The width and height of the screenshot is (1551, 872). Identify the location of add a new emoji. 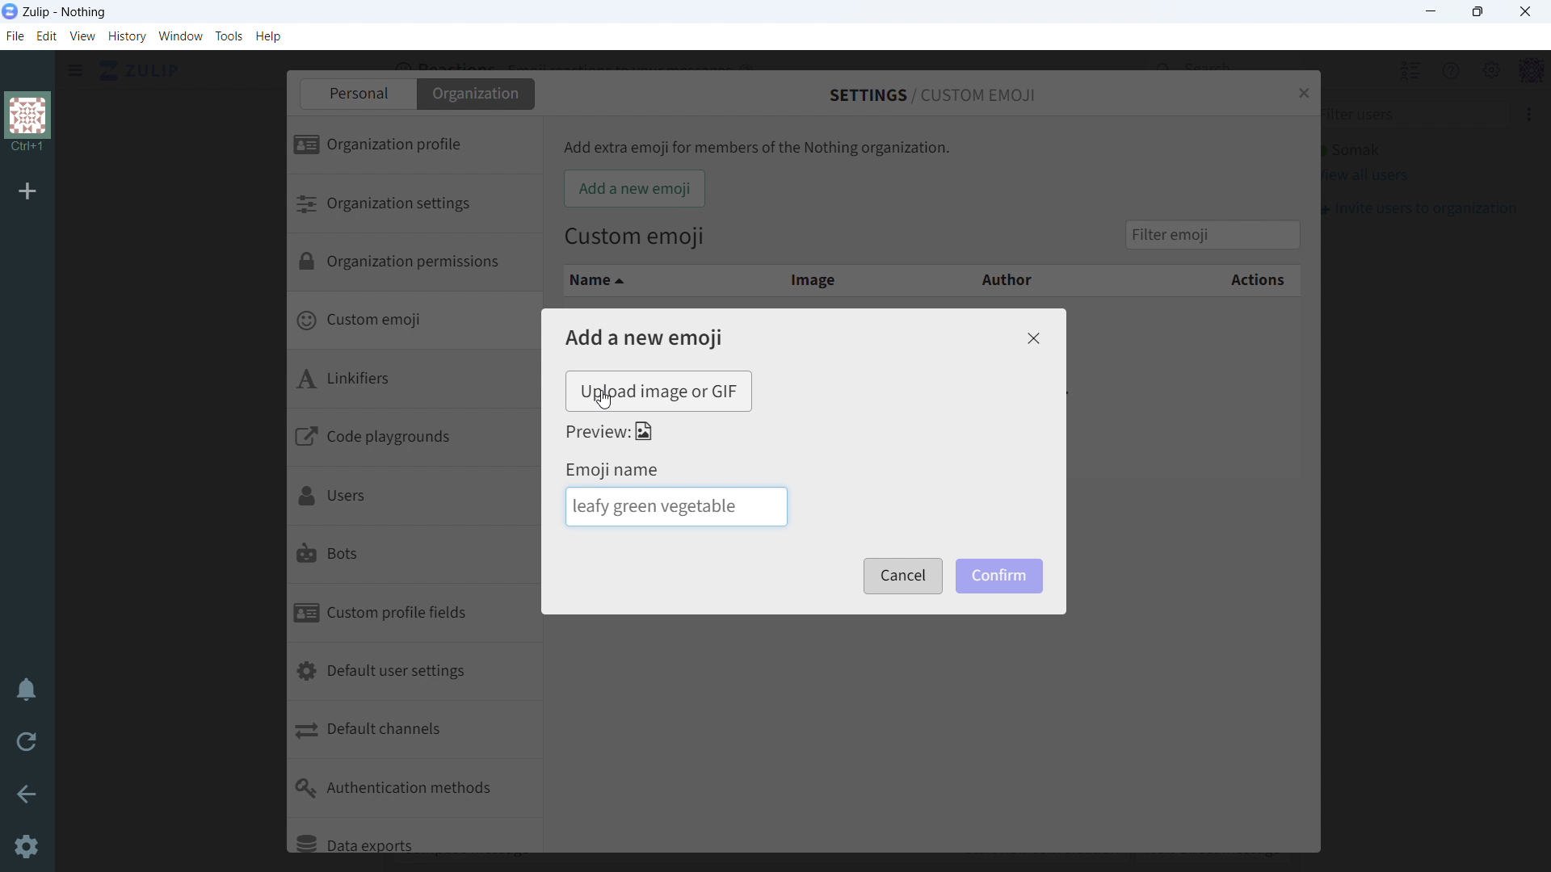
(644, 337).